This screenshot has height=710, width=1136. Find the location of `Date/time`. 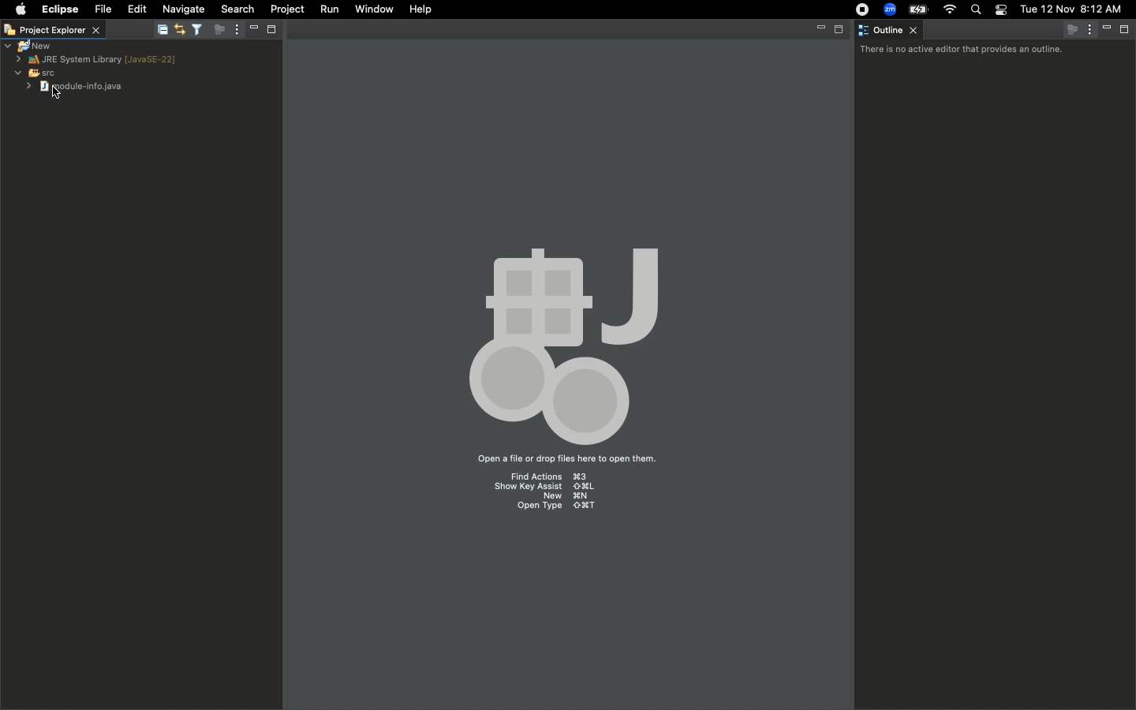

Date/time is located at coordinates (1071, 9).